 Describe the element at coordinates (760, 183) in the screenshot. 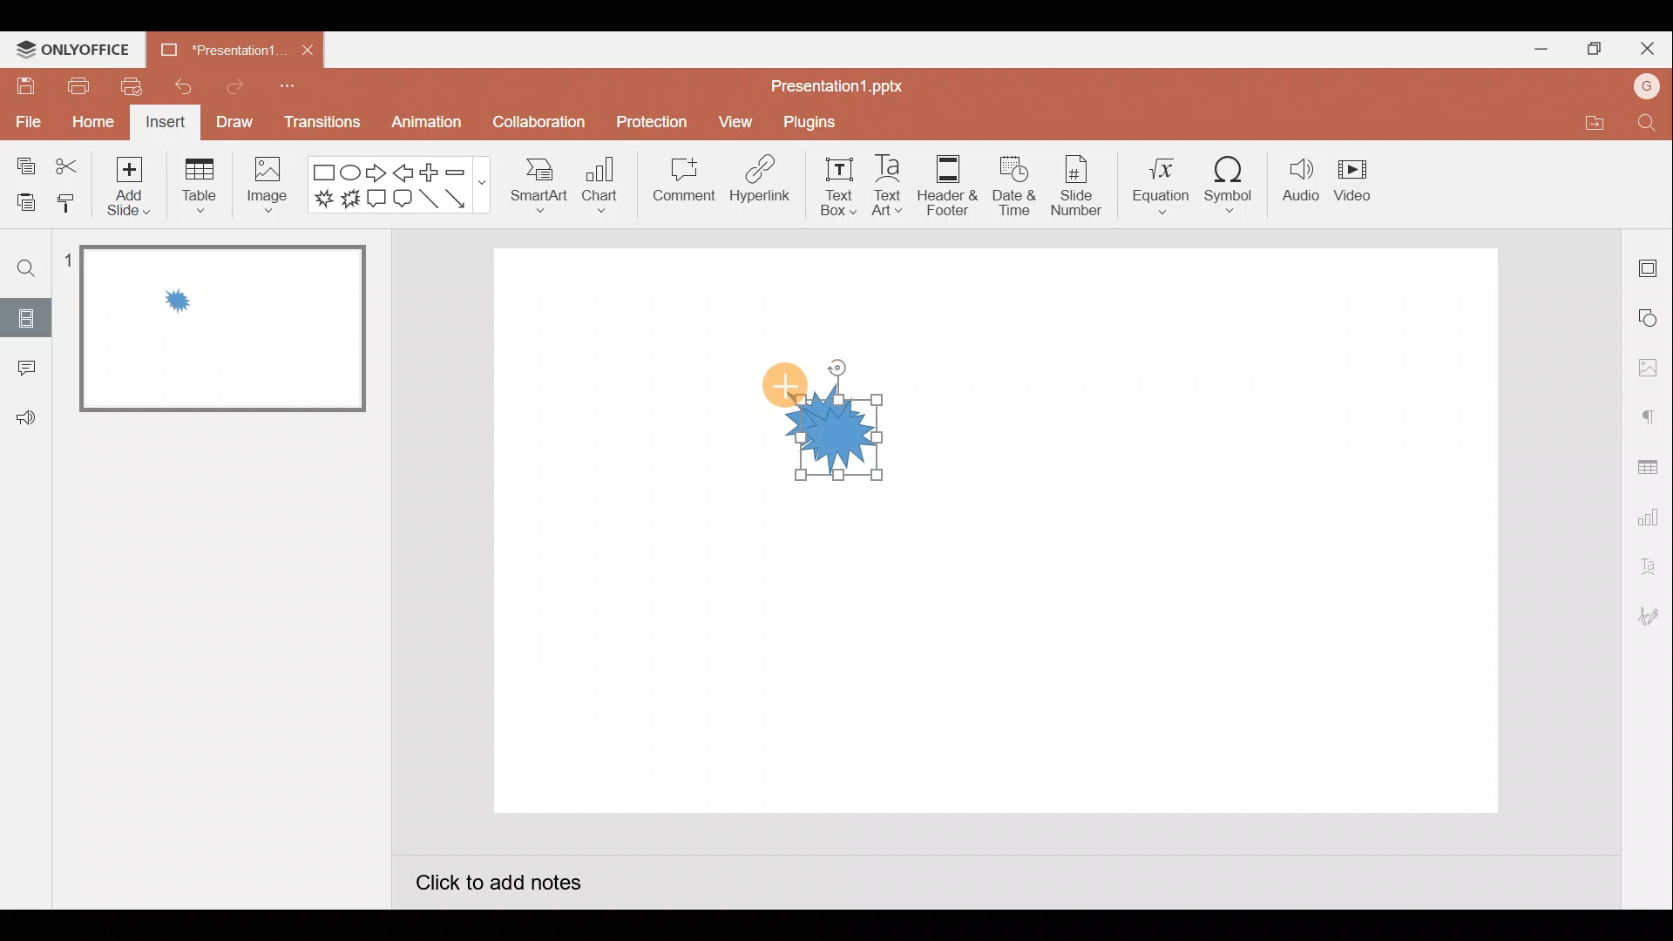

I see `Hyperlink` at that location.